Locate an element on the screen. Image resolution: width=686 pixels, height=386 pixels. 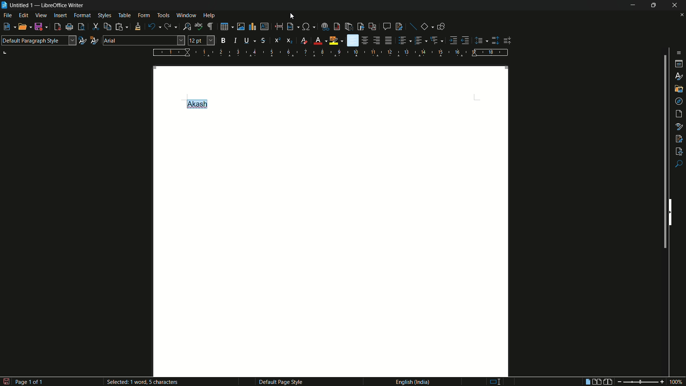
sidebar settings is located at coordinates (677, 53).